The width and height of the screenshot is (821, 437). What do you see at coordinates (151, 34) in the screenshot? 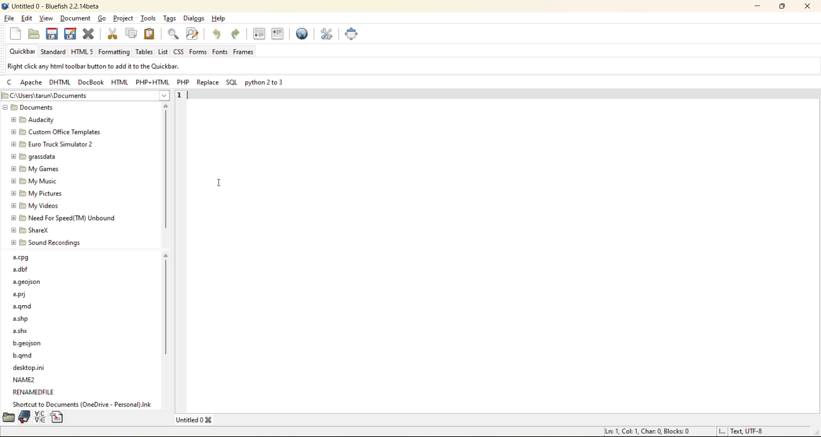
I see `paste` at bounding box center [151, 34].